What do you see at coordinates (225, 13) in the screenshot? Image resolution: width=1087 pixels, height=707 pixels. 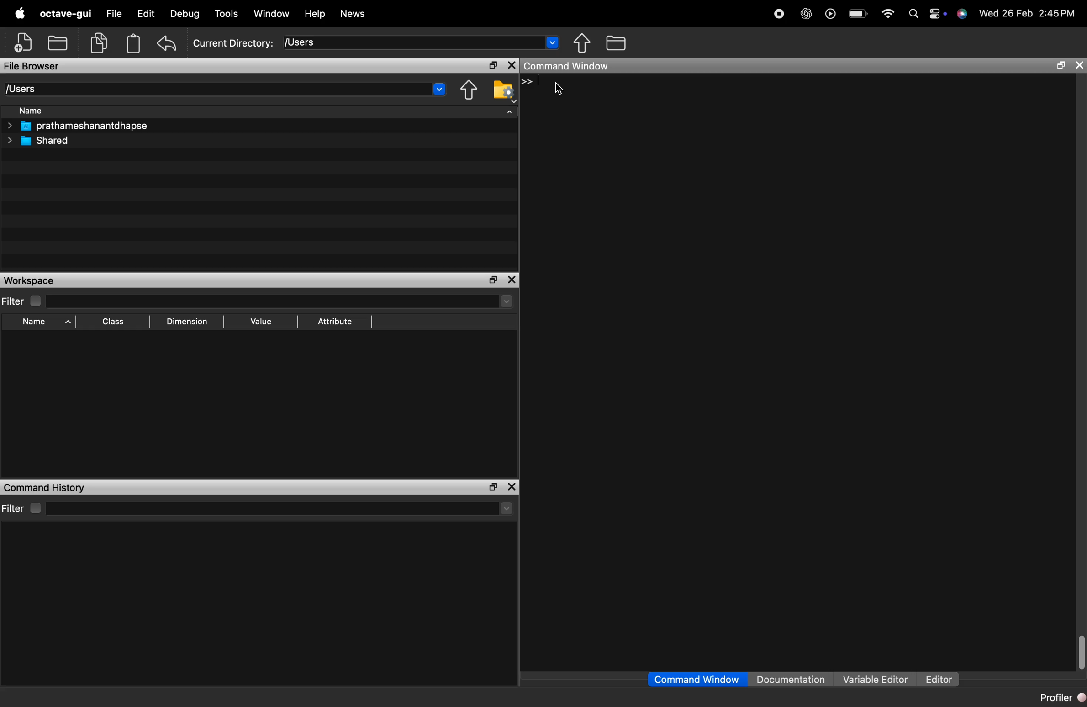 I see `Tools` at bounding box center [225, 13].